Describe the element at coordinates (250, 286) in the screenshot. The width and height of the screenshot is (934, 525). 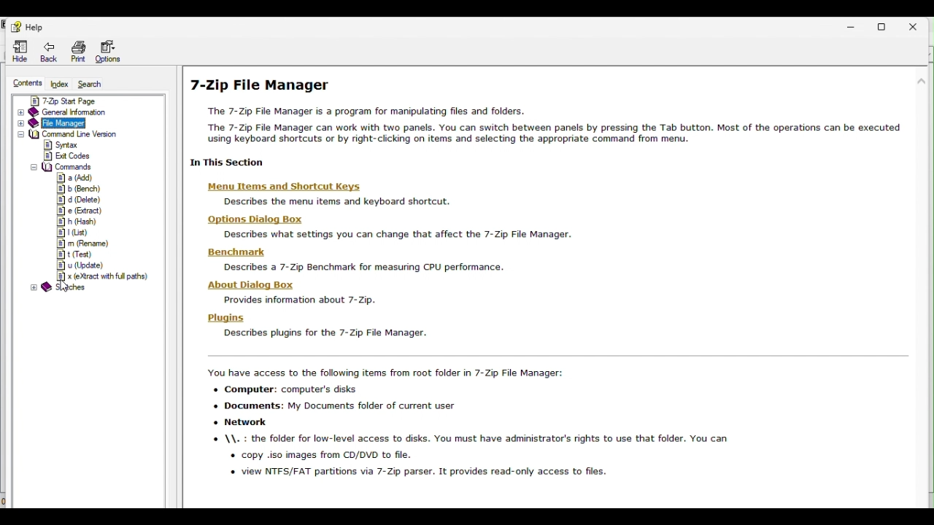
I see `About Dialog Box` at that location.